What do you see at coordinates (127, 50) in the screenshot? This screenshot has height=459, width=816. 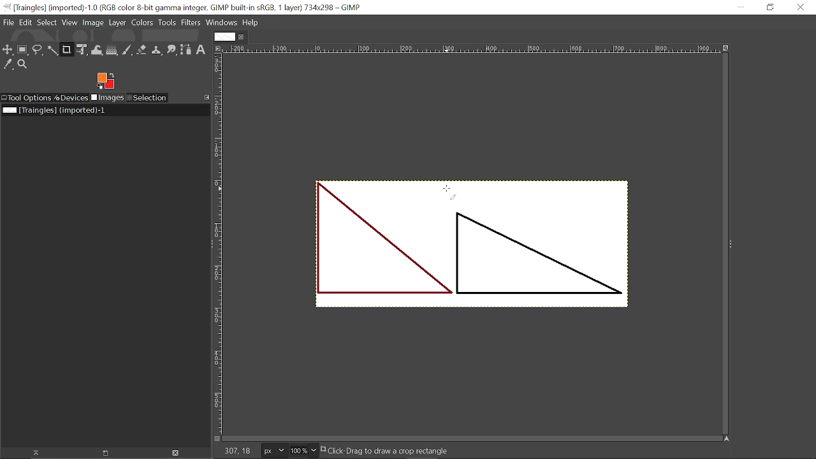 I see `Paintbrush tool` at bounding box center [127, 50].